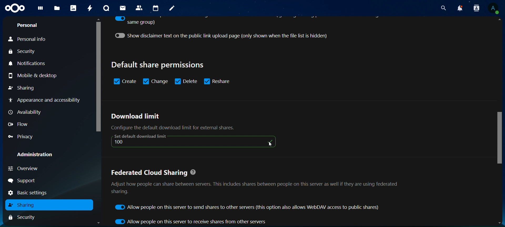 The width and height of the screenshot is (505, 227). Describe the element at coordinates (16, 9) in the screenshot. I see `Icon` at that location.